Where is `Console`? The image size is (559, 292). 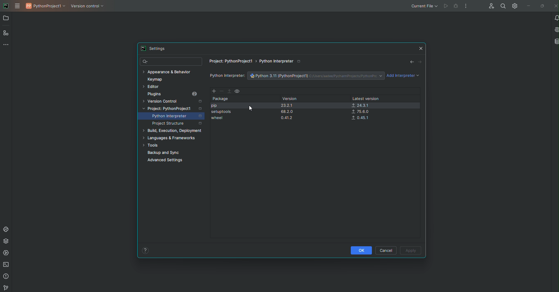 Console is located at coordinates (6, 228).